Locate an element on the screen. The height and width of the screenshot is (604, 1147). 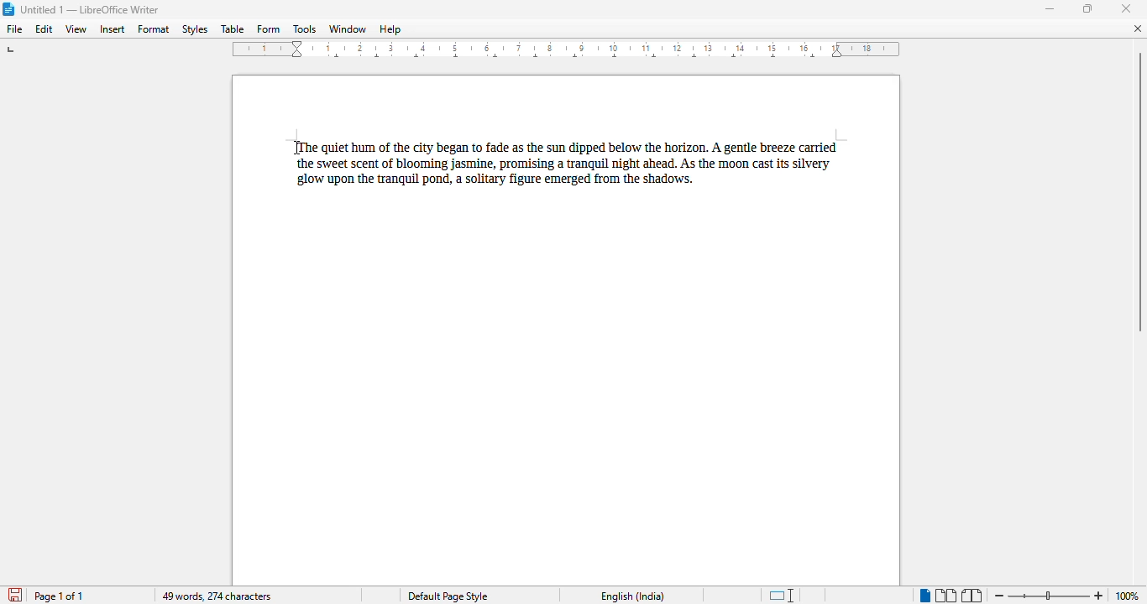
zoom in or zoom out bar is located at coordinates (1048, 596).